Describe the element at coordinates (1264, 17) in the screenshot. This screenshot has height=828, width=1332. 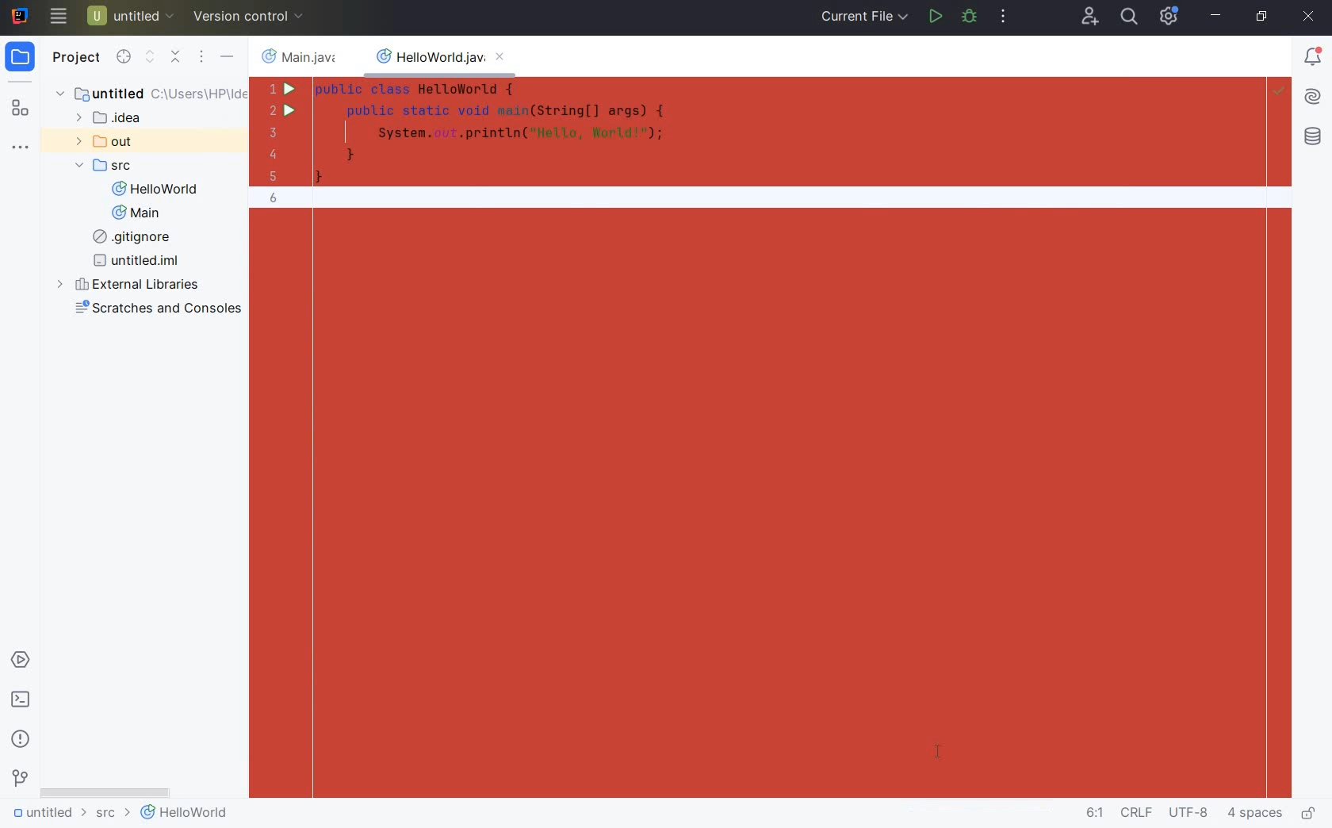
I see `restore down` at that location.